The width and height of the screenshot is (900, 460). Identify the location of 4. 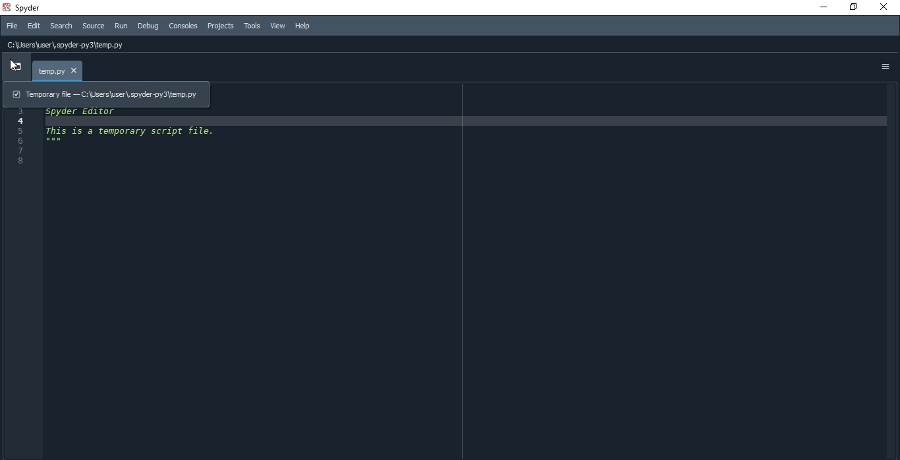
(20, 121).